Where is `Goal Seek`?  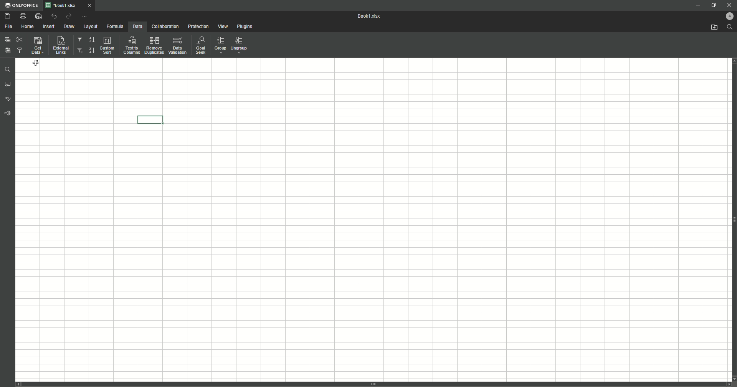 Goal Seek is located at coordinates (200, 46).